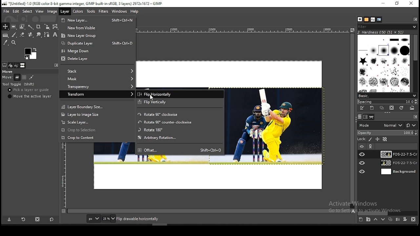 The image size is (420, 236). I want to click on layer visibility on/off, so click(361, 146).